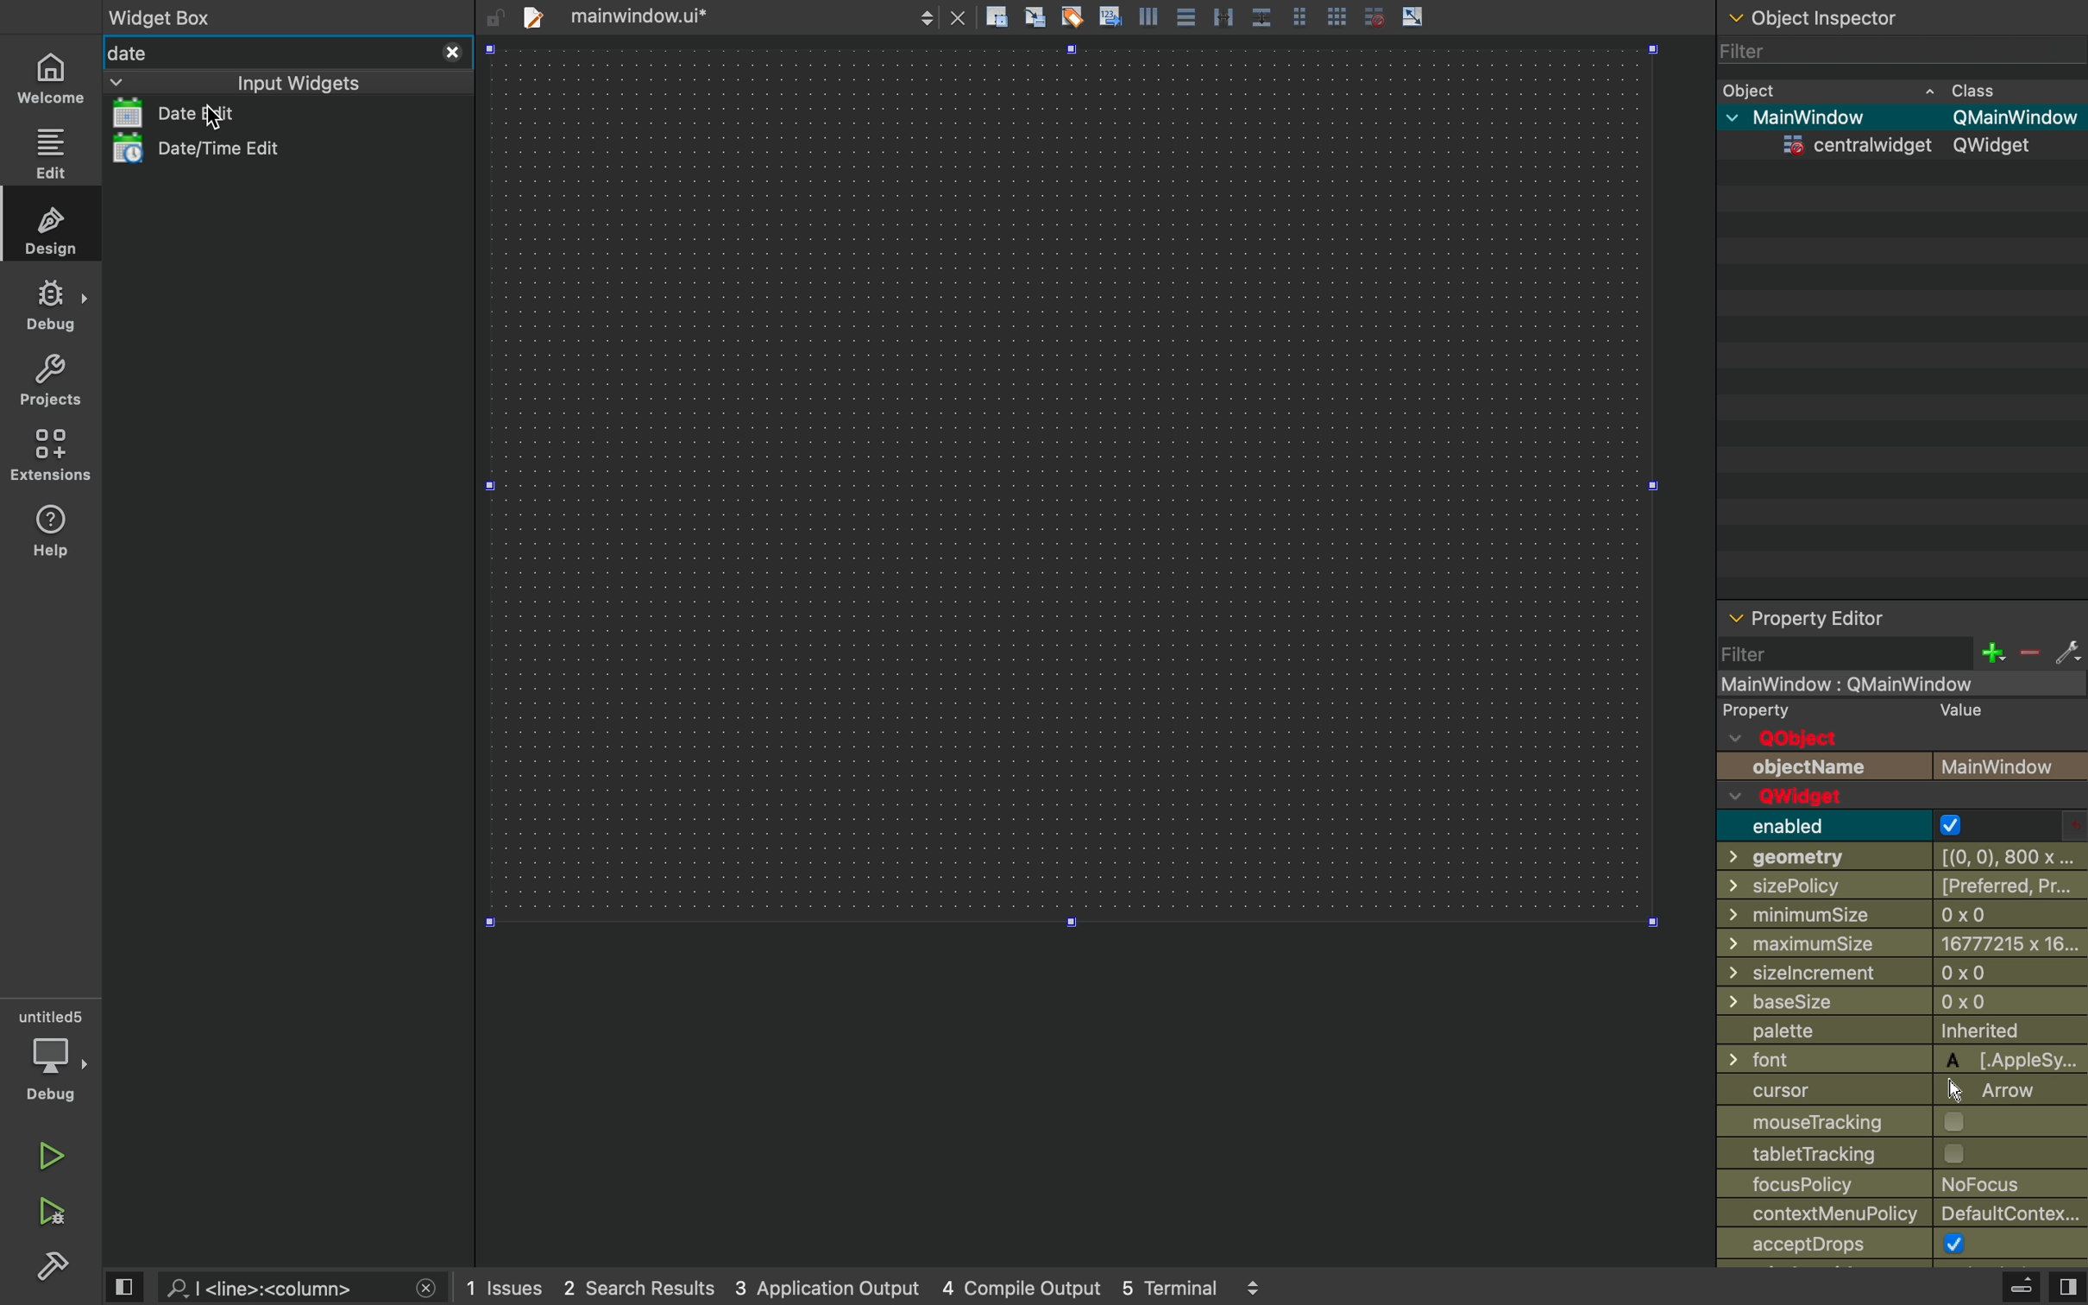 This screenshot has width=2088, height=1305. What do you see at coordinates (1893, 1245) in the screenshot?
I see `accept drops` at bounding box center [1893, 1245].